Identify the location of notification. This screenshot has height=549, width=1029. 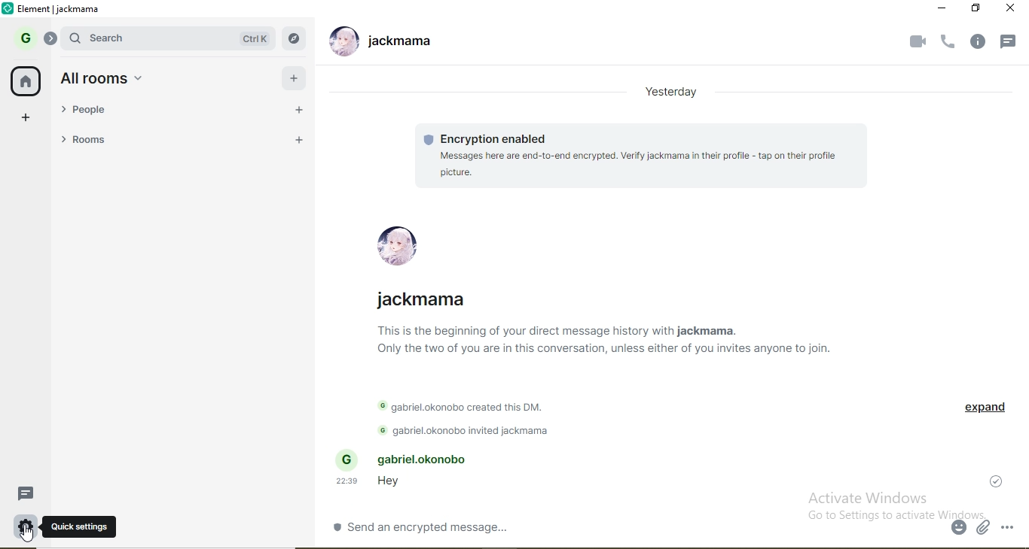
(1009, 43).